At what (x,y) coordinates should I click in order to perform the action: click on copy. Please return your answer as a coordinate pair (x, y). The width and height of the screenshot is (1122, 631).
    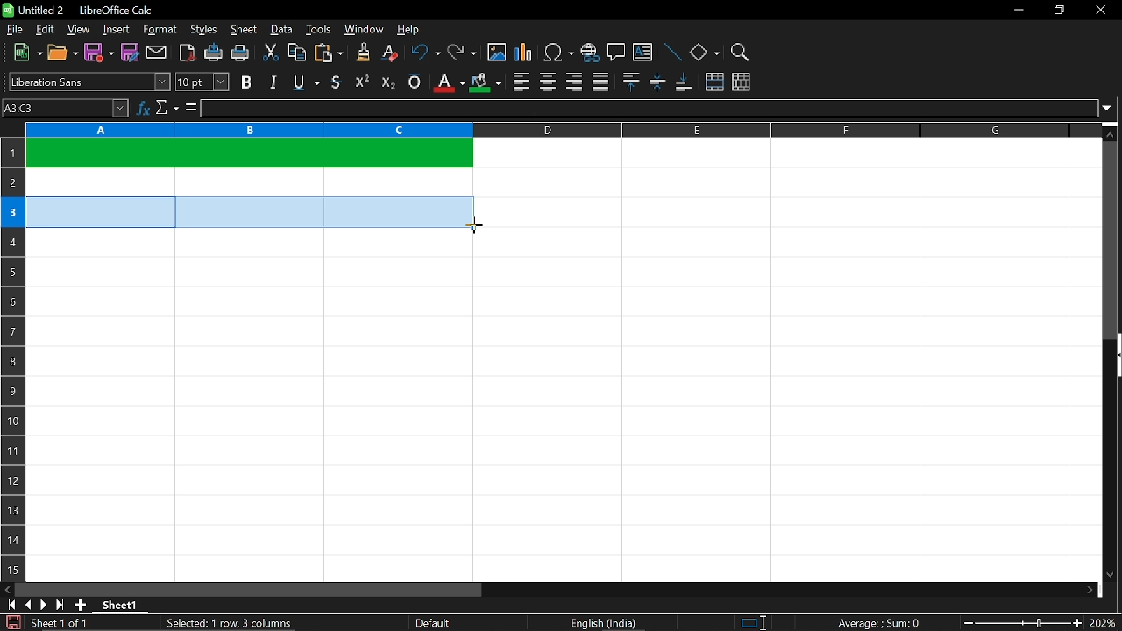
    Looking at the image, I should click on (297, 53).